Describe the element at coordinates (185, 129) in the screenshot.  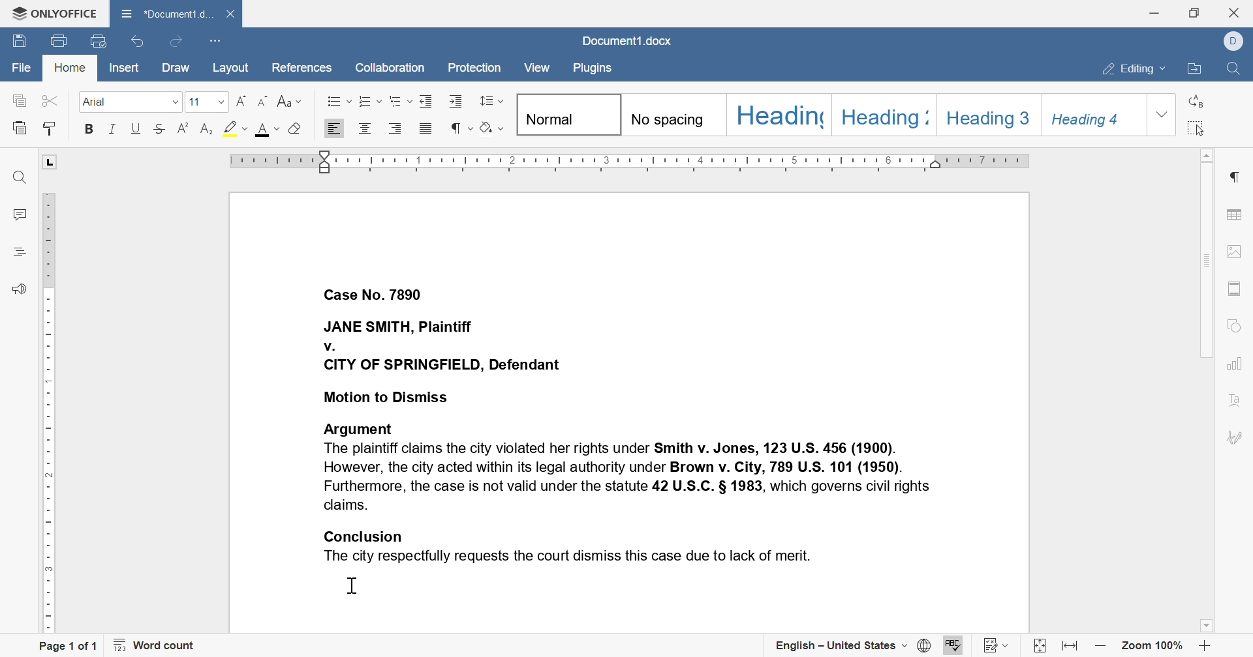
I see `strikethrough` at that location.